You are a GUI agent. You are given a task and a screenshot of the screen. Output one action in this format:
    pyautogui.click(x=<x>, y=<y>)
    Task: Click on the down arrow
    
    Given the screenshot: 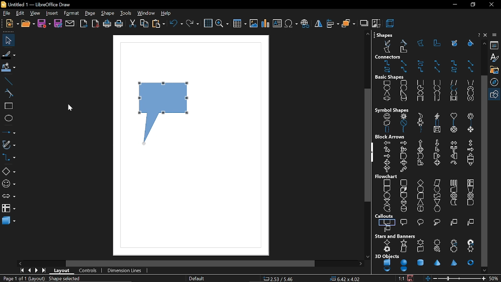 What is the action you would take?
    pyautogui.click(x=436, y=143)
    